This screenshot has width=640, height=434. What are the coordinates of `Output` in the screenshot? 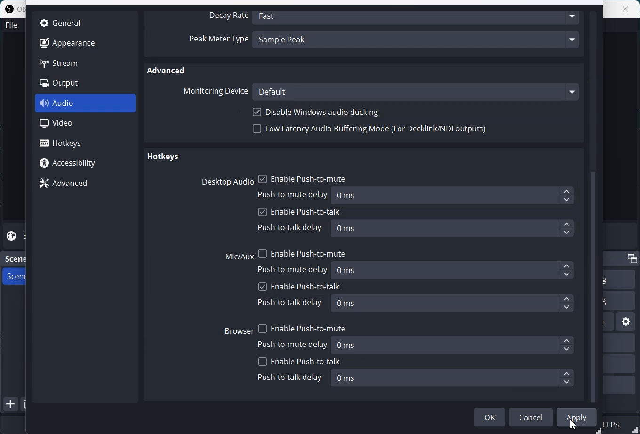 It's located at (67, 83).